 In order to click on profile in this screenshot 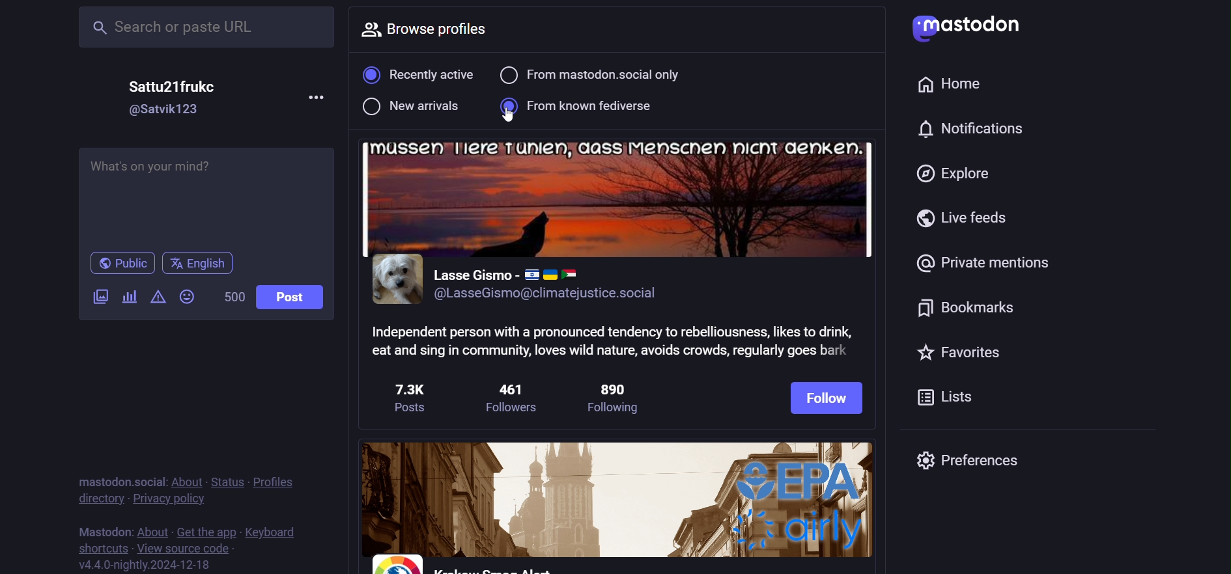, I will do `click(275, 479)`.